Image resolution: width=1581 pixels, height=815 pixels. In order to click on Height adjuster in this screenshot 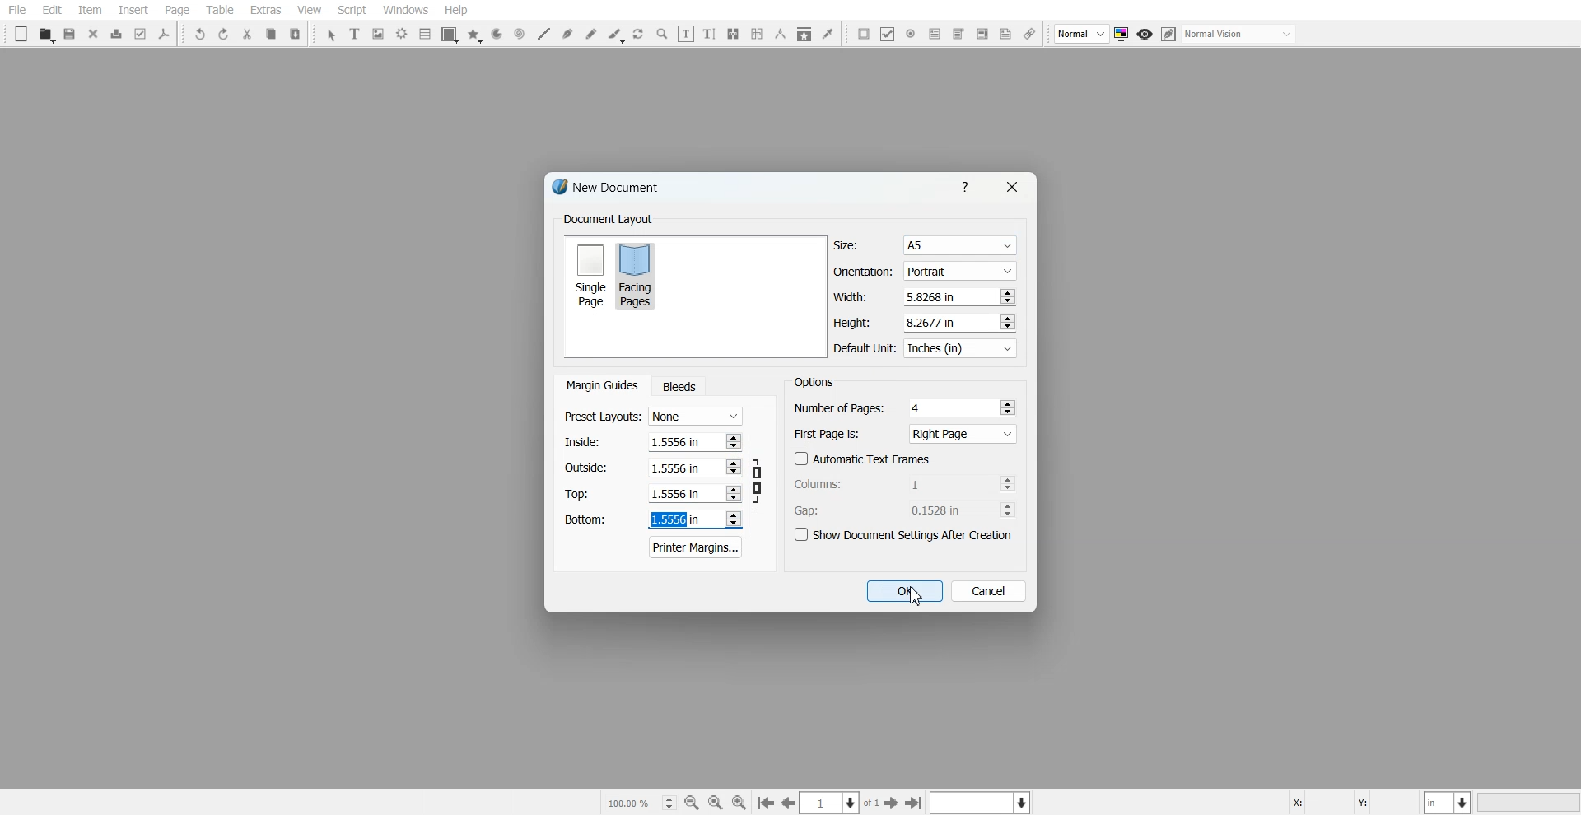, I will do `click(926, 322)`.